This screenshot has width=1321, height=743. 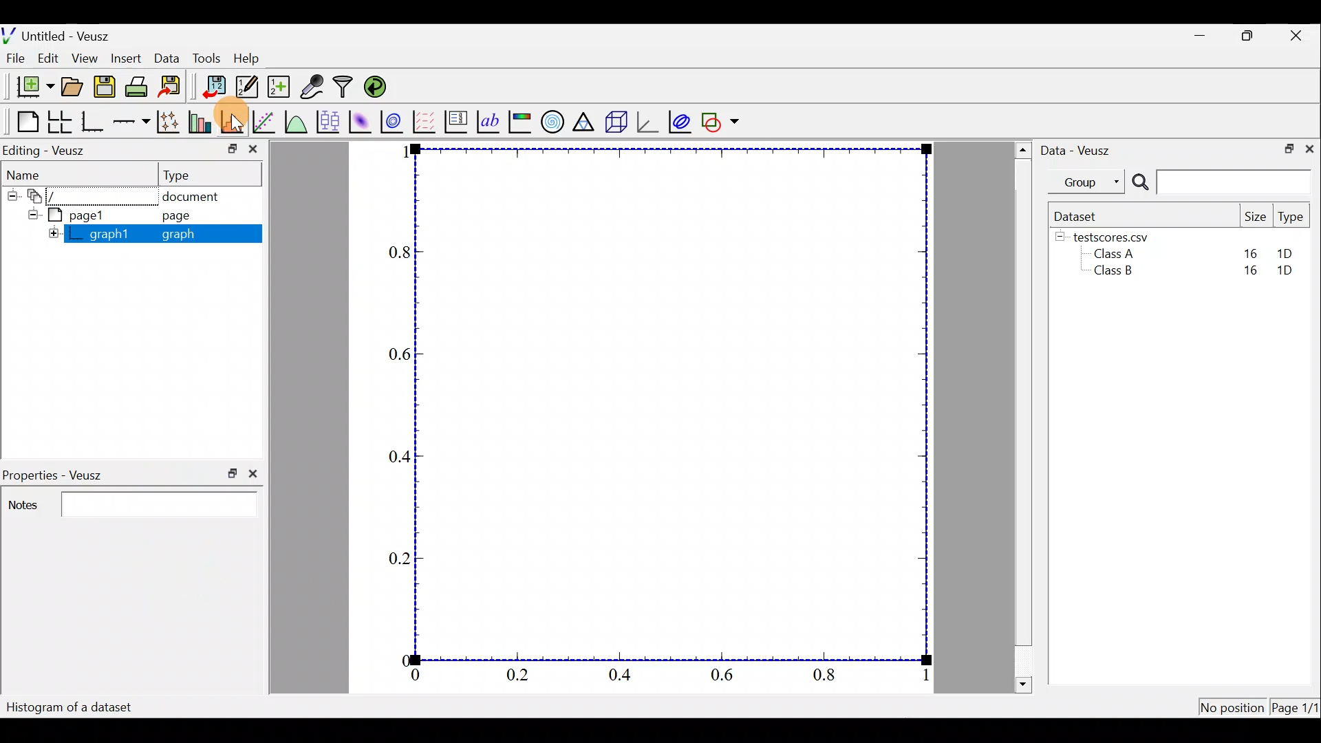 I want to click on page, so click(x=184, y=217).